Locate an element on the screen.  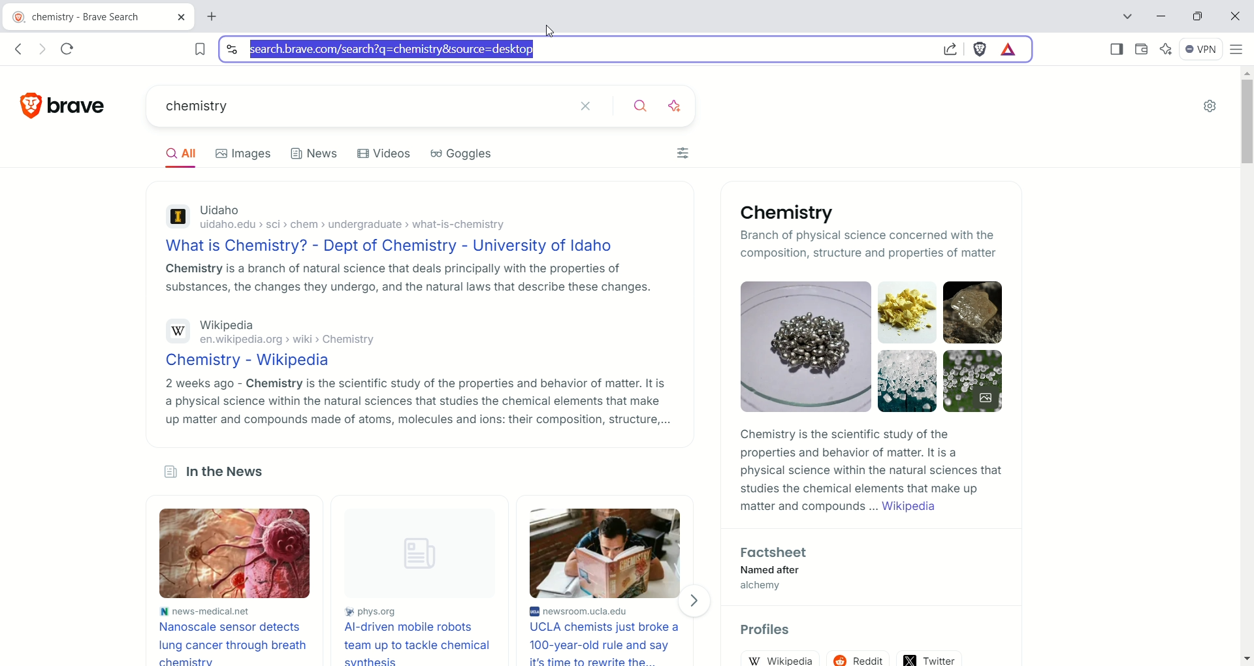
Videos is located at coordinates (384, 153).